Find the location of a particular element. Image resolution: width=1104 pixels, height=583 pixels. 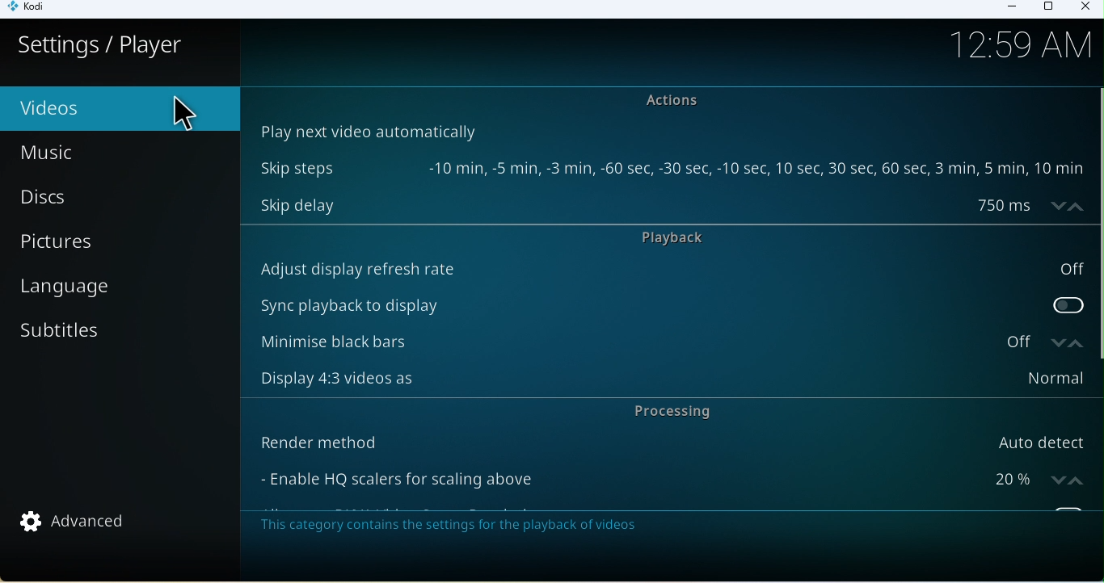

Skip steps is located at coordinates (669, 169).